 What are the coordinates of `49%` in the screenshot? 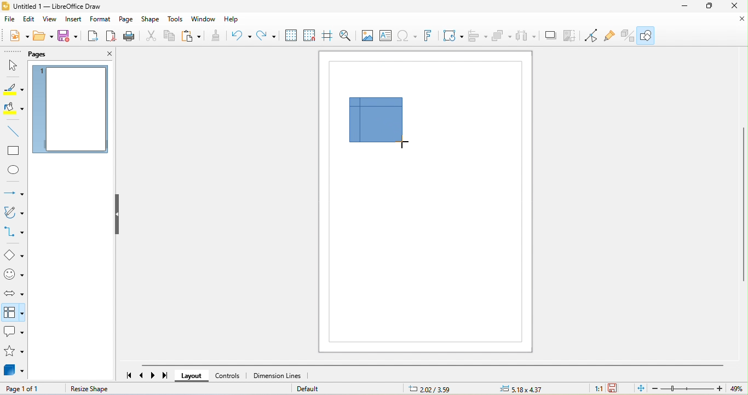 It's located at (738, 389).